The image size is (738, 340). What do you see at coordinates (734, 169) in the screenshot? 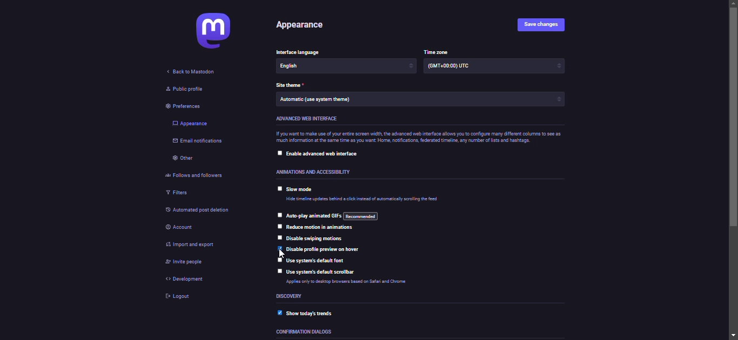
I see `scroll bar` at bounding box center [734, 169].